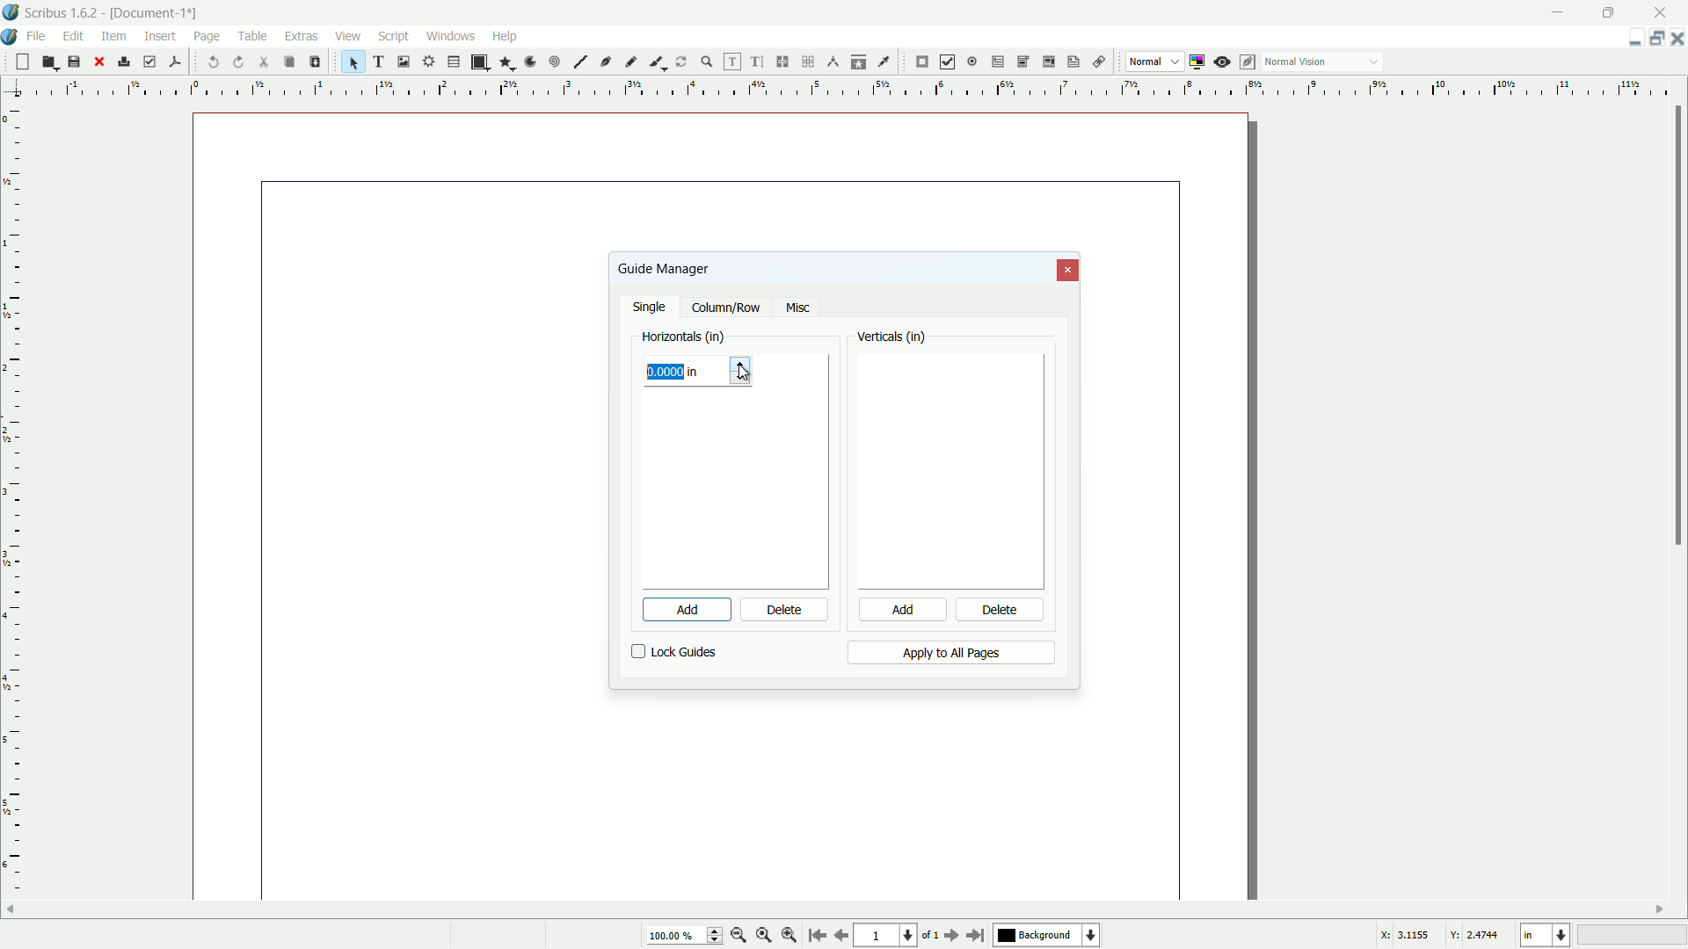  Describe the element at coordinates (949, 936) in the screenshot. I see `go to next page` at that location.